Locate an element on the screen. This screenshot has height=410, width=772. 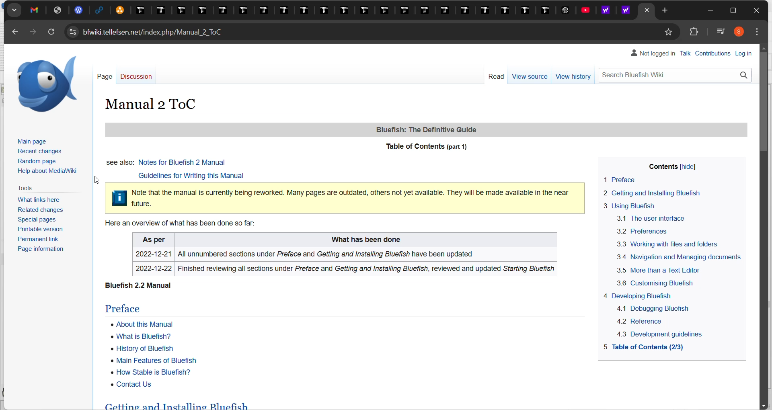
minimize is located at coordinates (710, 10).